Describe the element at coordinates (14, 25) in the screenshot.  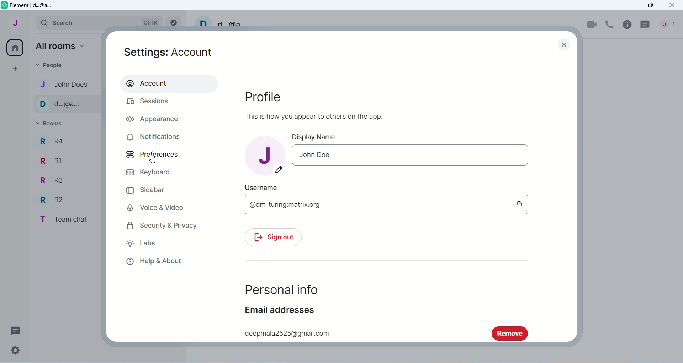
I see `User menu` at that location.